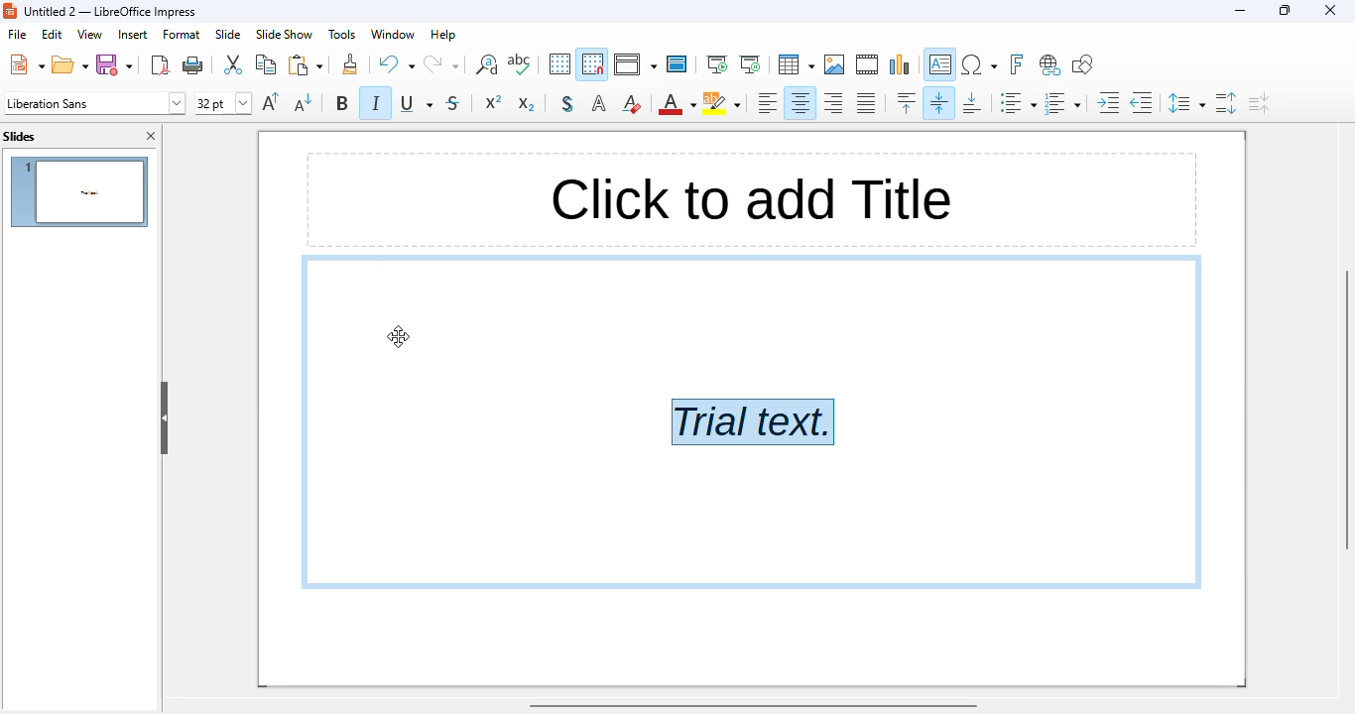 The width and height of the screenshot is (1355, 714). Describe the element at coordinates (1062, 103) in the screenshot. I see `toggle ordered list` at that location.